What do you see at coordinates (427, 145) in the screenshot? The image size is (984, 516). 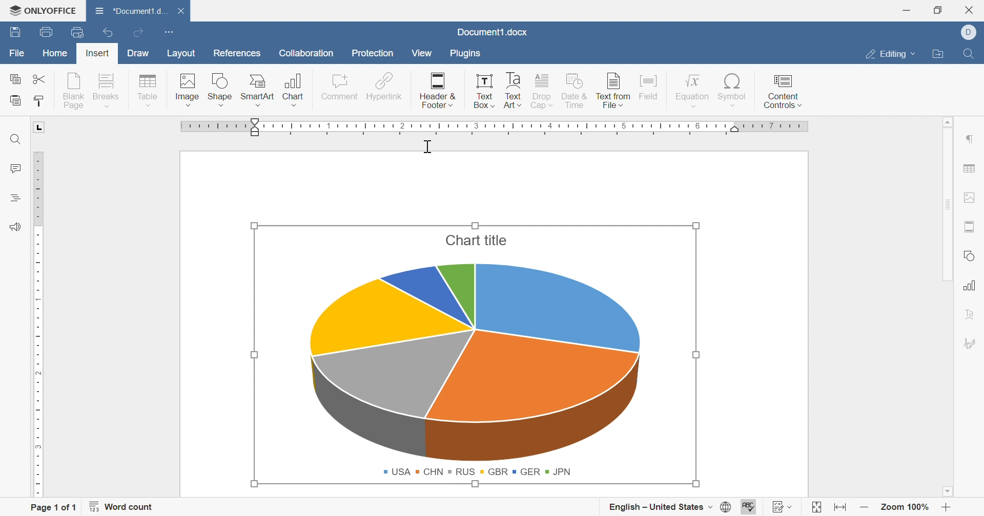 I see `text Cursor` at bounding box center [427, 145].